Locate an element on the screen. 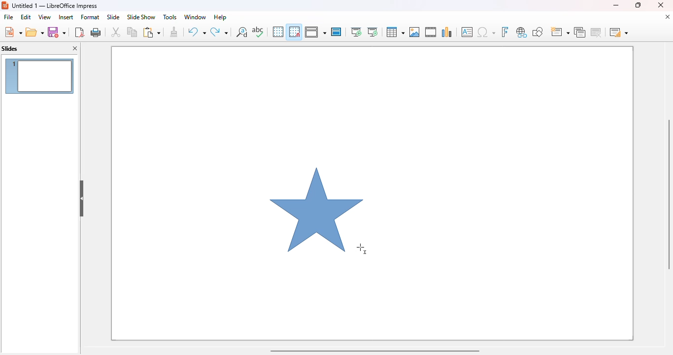 The width and height of the screenshot is (673, 355). tools is located at coordinates (169, 17).